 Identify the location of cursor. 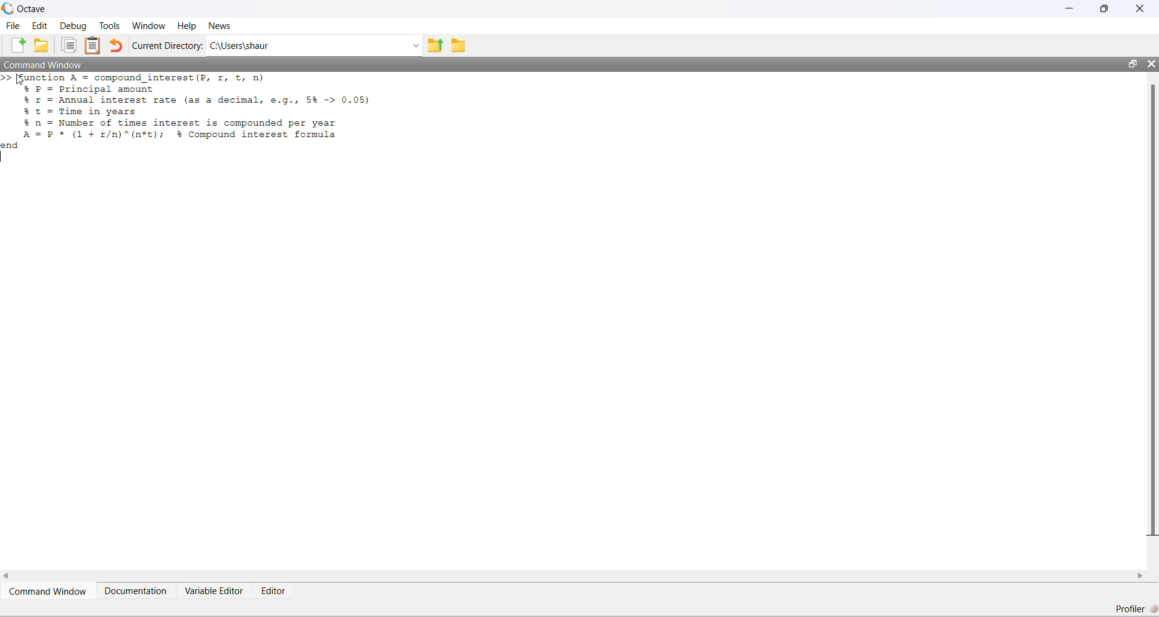
(21, 81).